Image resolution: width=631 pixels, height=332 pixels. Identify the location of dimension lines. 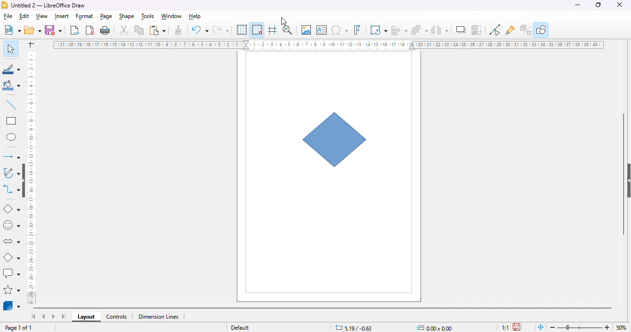
(158, 317).